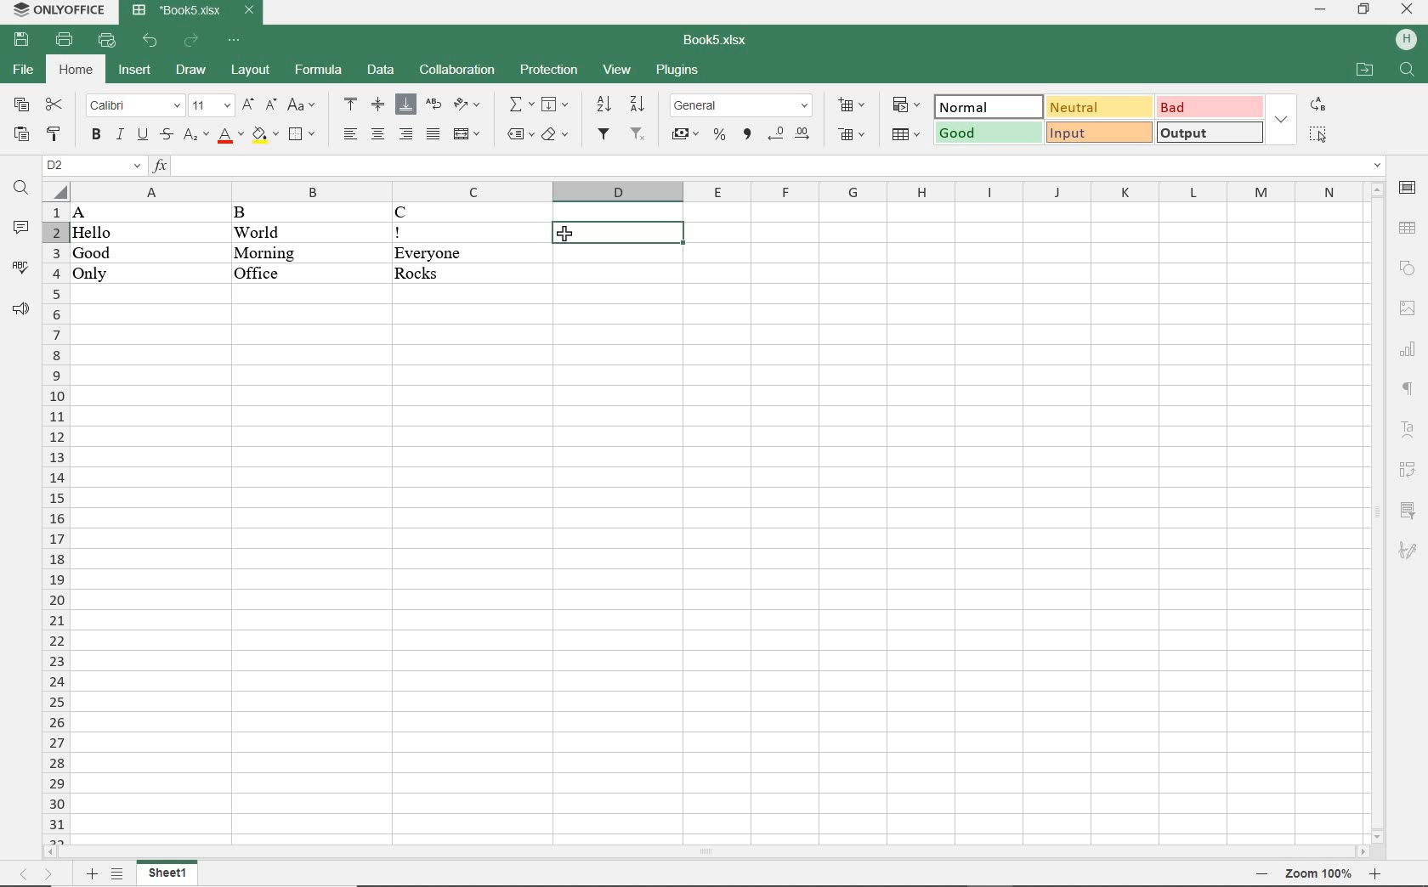 This screenshot has width=1428, height=887. I want to click on view, so click(618, 71).